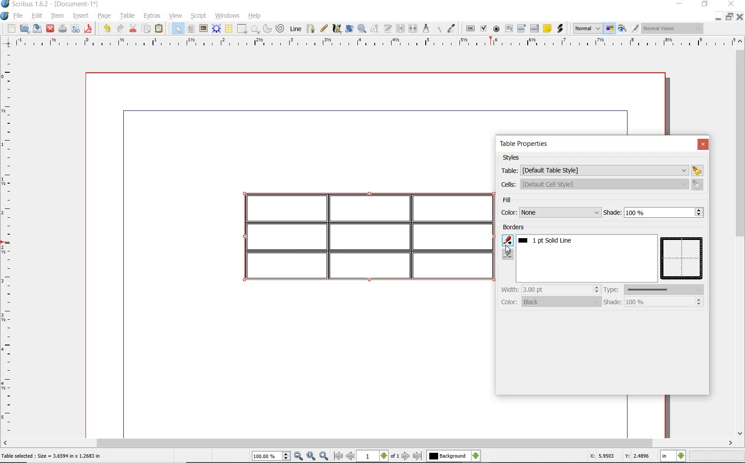 This screenshot has height=463, width=745. What do you see at coordinates (191, 29) in the screenshot?
I see `text frame` at bounding box center [191, 29].